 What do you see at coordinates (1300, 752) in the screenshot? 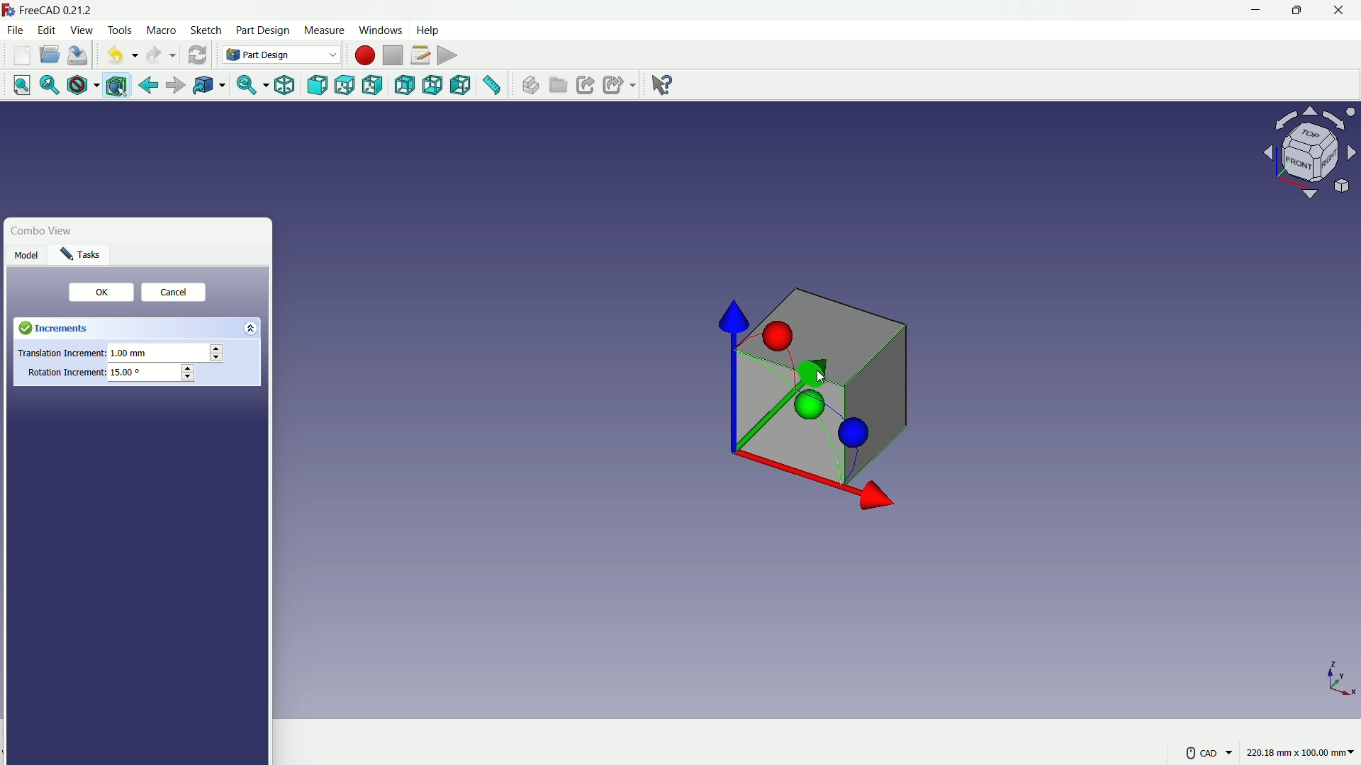
I see `220.18 mm x 100.00 mm~` at bounding box center [1300, 752].